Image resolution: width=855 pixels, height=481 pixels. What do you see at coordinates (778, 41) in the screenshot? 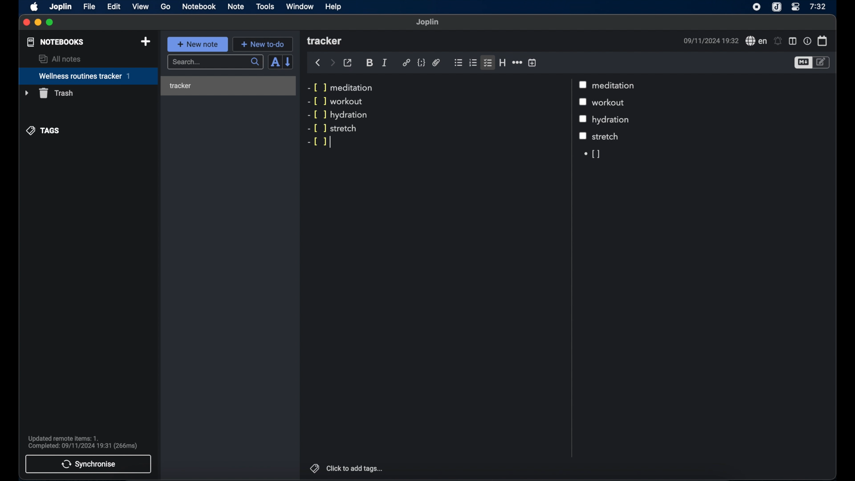
I see `set alarms` at bounding box center [778, 41].